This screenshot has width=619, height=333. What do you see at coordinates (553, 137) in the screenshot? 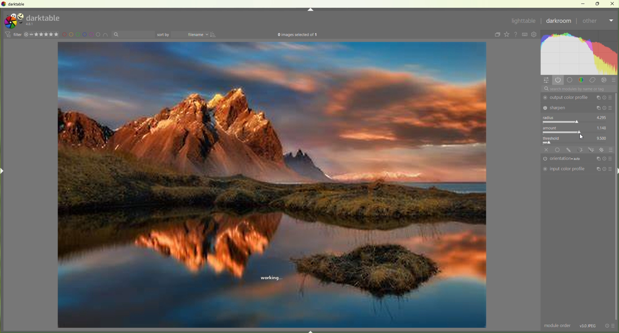
I see `threshold` at bounding box center [553, 137].